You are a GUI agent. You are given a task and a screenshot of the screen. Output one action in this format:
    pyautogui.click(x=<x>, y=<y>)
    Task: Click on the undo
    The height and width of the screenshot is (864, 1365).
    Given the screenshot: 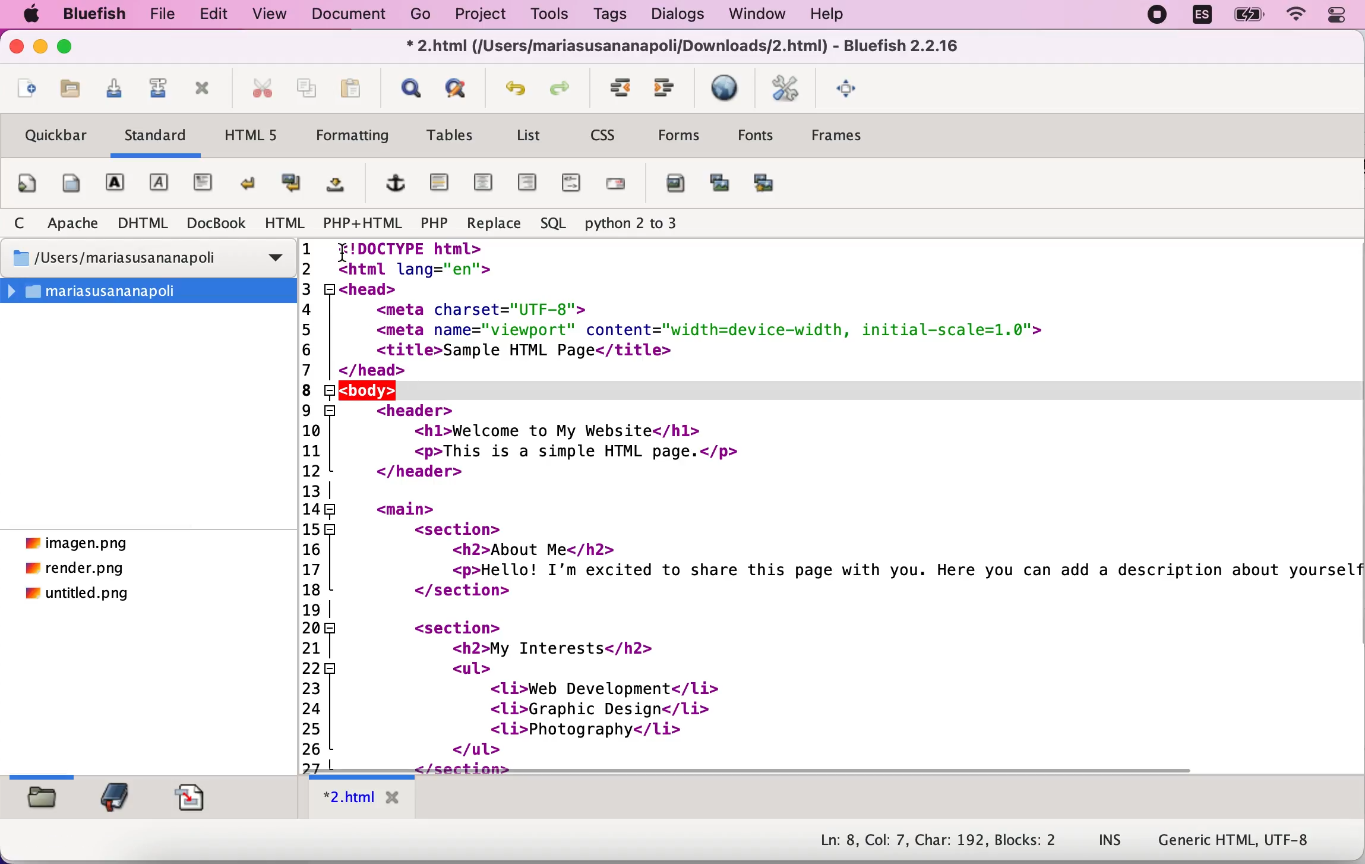 What is the action you would take?
    pyautogui.click(x=516, y=88)
    